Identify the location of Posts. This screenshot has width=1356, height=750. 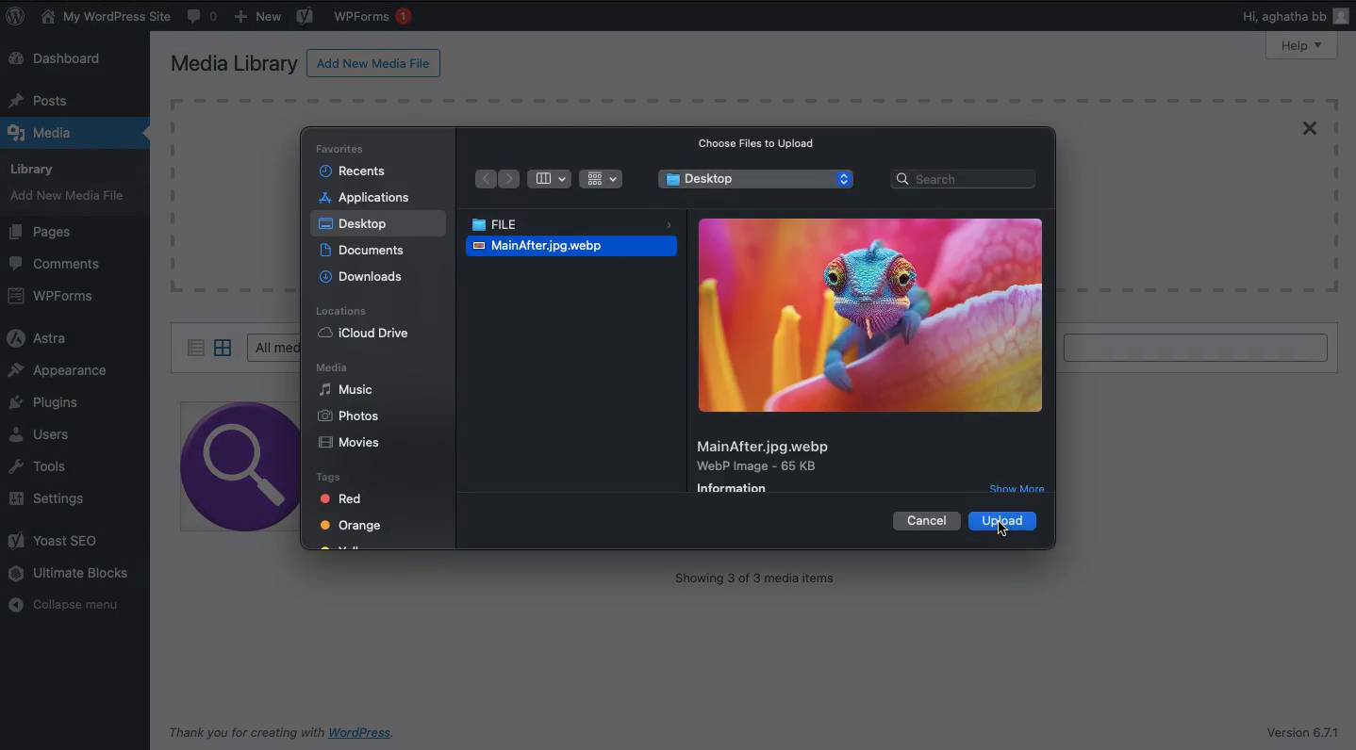
(44, 96).